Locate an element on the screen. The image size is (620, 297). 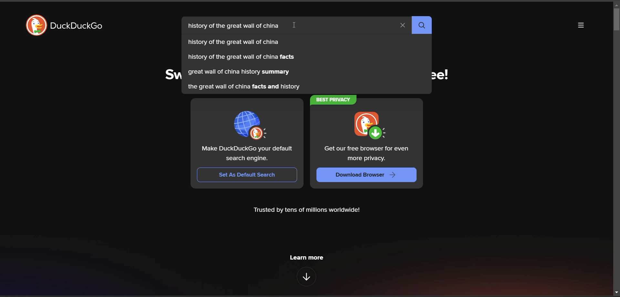
Make DuckDuckGo your default
search engine. is located at coordinates (250, 155).